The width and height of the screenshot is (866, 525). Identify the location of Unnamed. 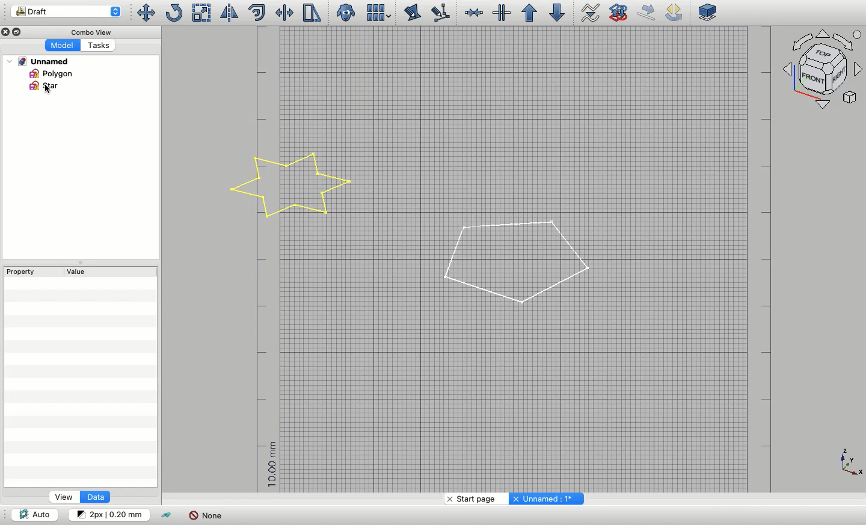
(38, 61).